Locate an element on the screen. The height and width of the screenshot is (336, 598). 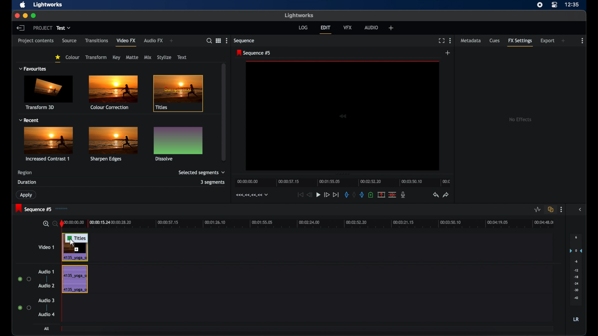
drag cursor is located at coordinates (77, 238).